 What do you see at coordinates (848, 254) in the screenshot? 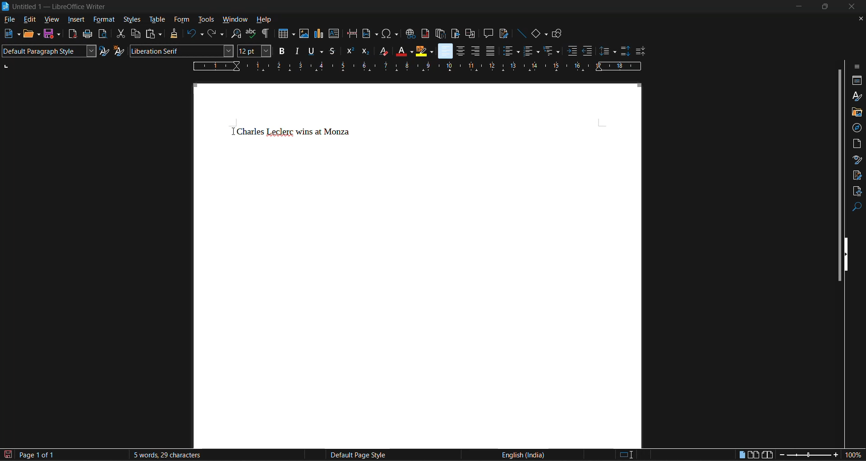
I see `hide` at bounding box center [848, 254].